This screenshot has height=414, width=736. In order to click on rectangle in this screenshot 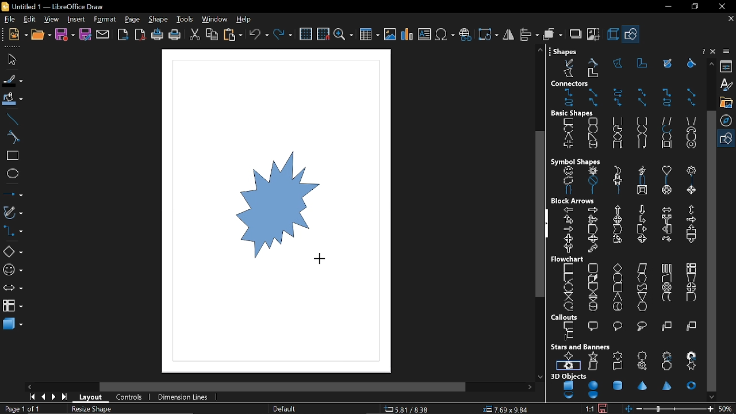, I will do `click(10, 156)`.